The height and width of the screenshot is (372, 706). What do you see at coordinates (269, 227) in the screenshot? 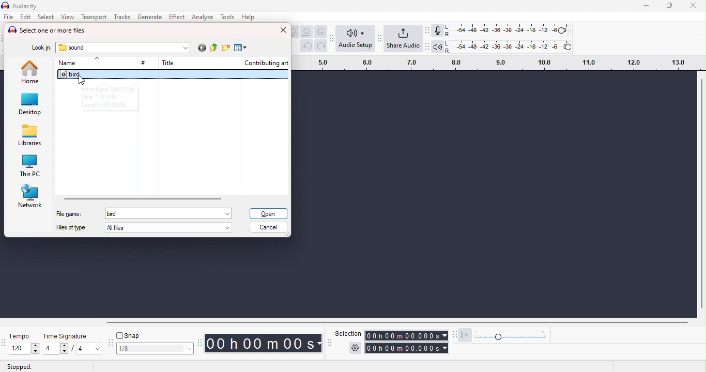
I see `cancel` at bounding box center [269, 227].